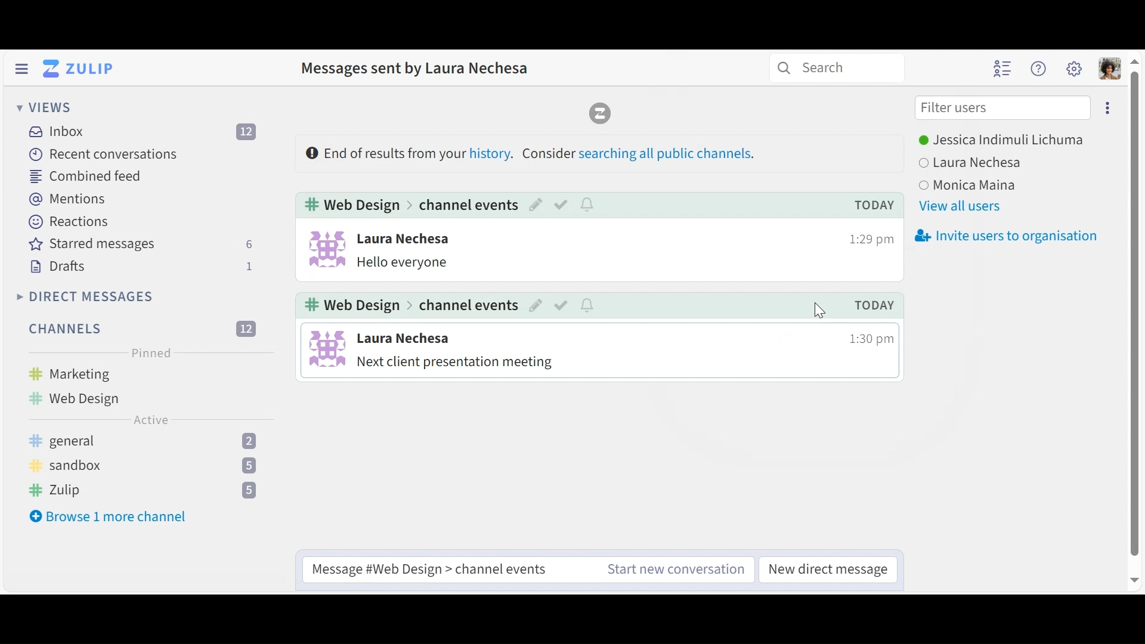  Describe the element at coordinates (141, 244) in the screenshot. I see `Starred messages` at that location.